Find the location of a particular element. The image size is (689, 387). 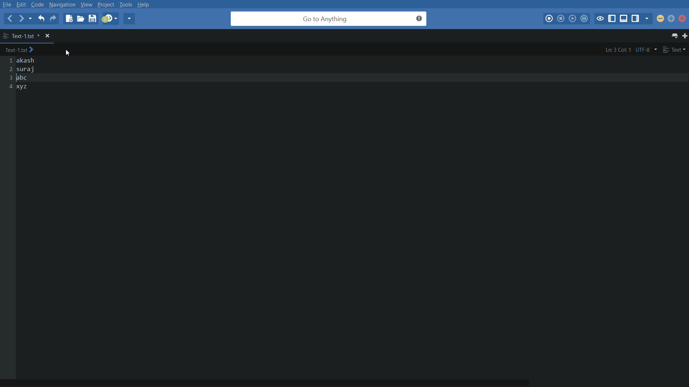

akash suraj abc xyz is located at coordinates (31, 74).